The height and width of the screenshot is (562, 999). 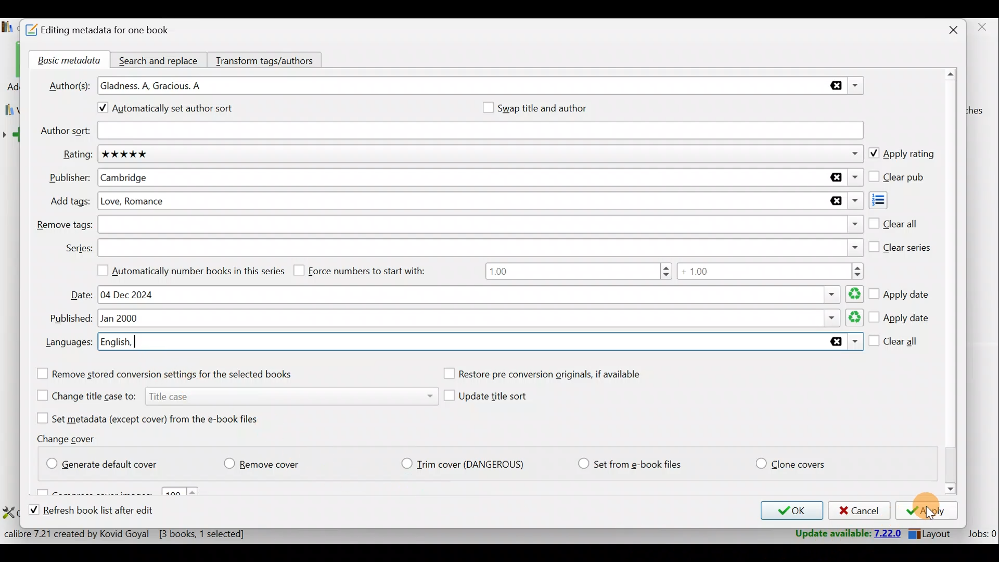 What do you see at coordinates (901, 155) in the screenshot?
I see `Apply rating` at bounding box center [901, 155].